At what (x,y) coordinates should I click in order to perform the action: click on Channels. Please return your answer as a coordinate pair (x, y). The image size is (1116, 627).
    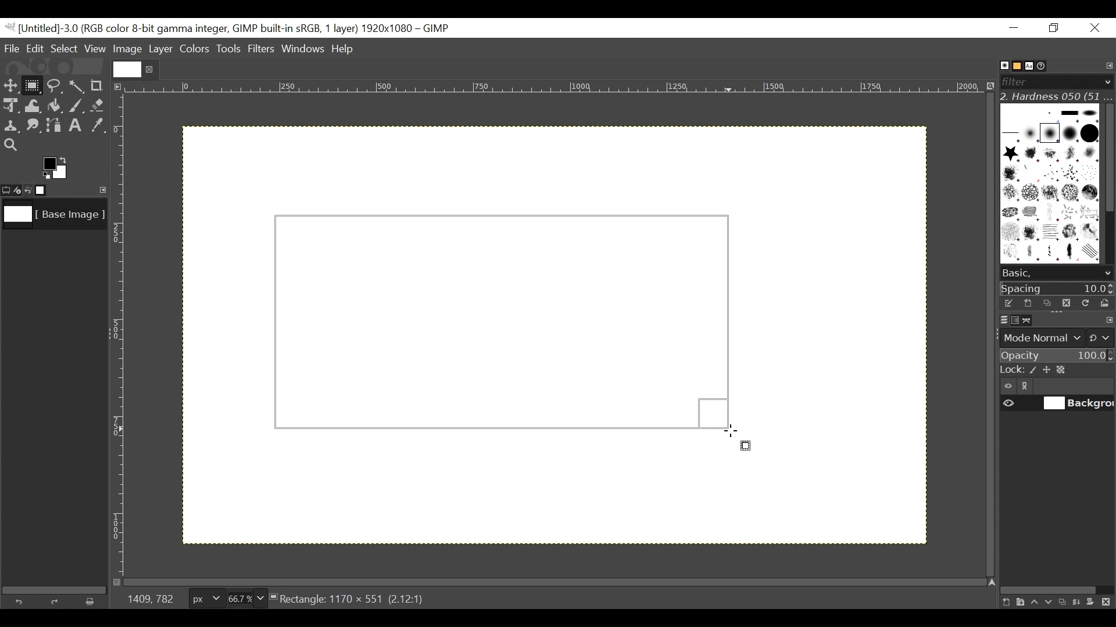
    Looking at the image, I should click on (1013, 319).